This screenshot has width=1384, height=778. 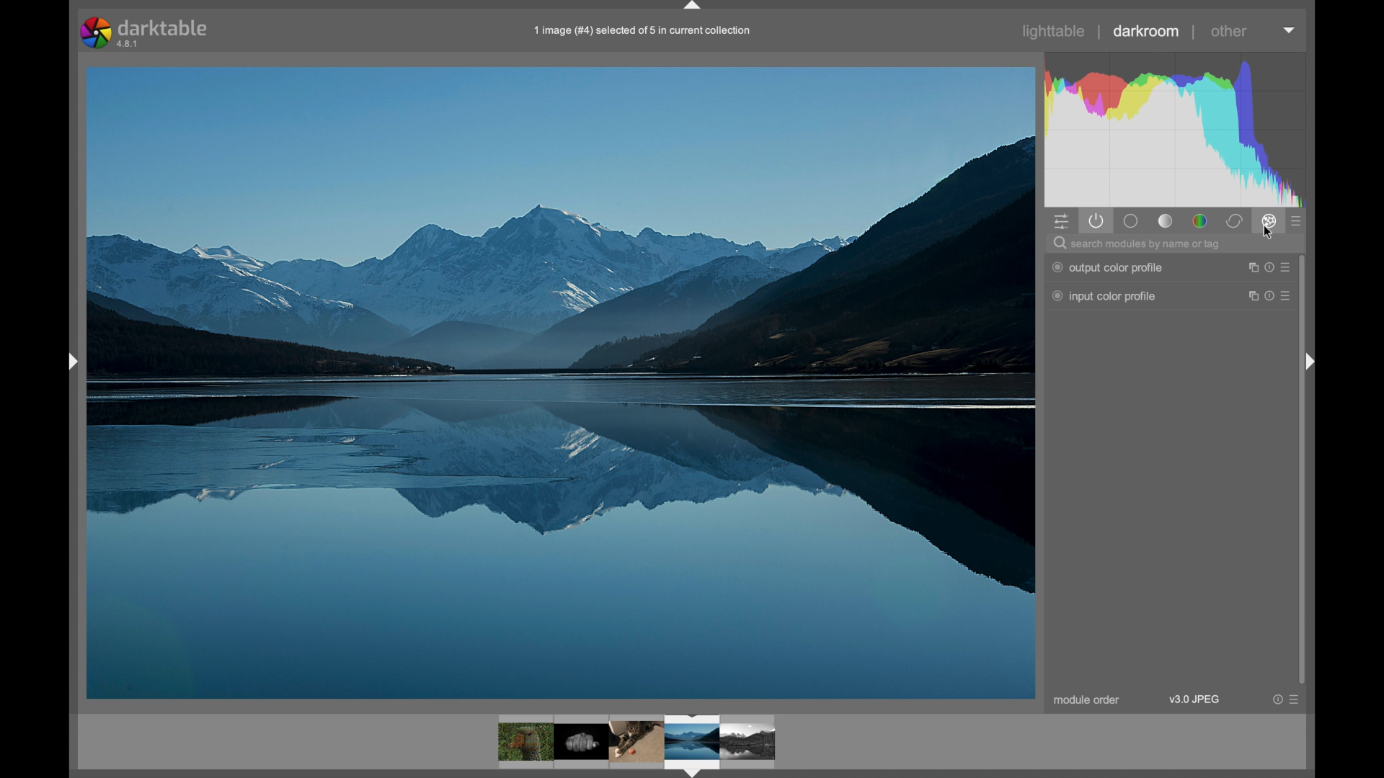 I want to click on more options, so click(x=1286, y=699).